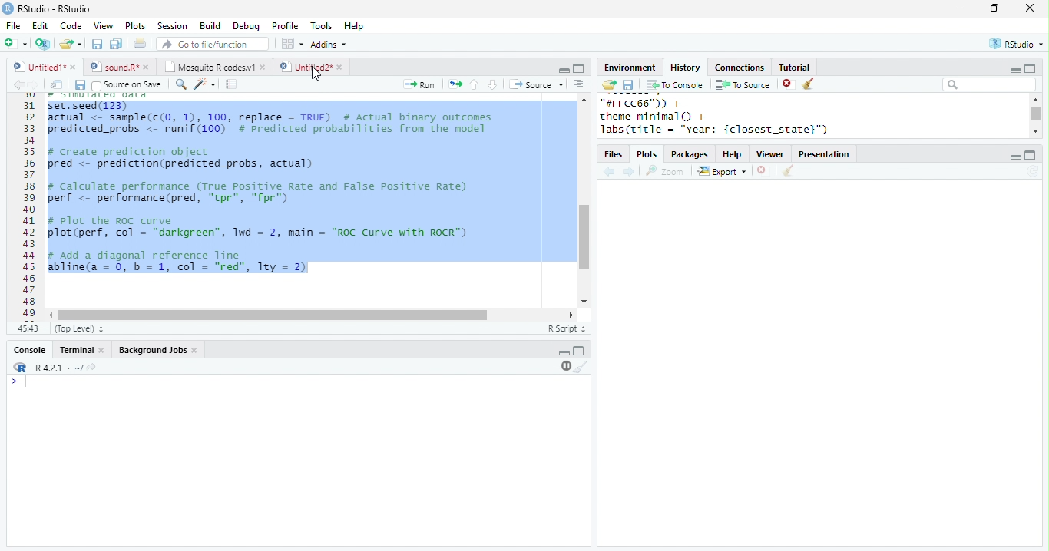 The image size is (1049, 551). Describe the element at coordinates (579, 350) in the screenshot. I see `maximize` at that location.